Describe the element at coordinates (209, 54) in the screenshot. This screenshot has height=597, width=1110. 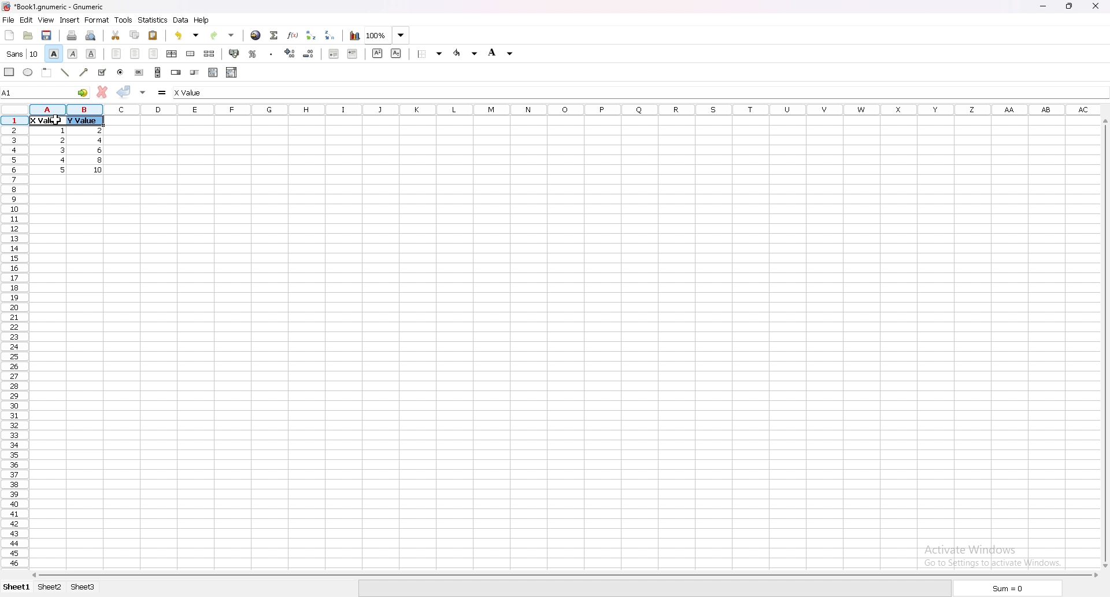
I see `split merged cells` at that location.